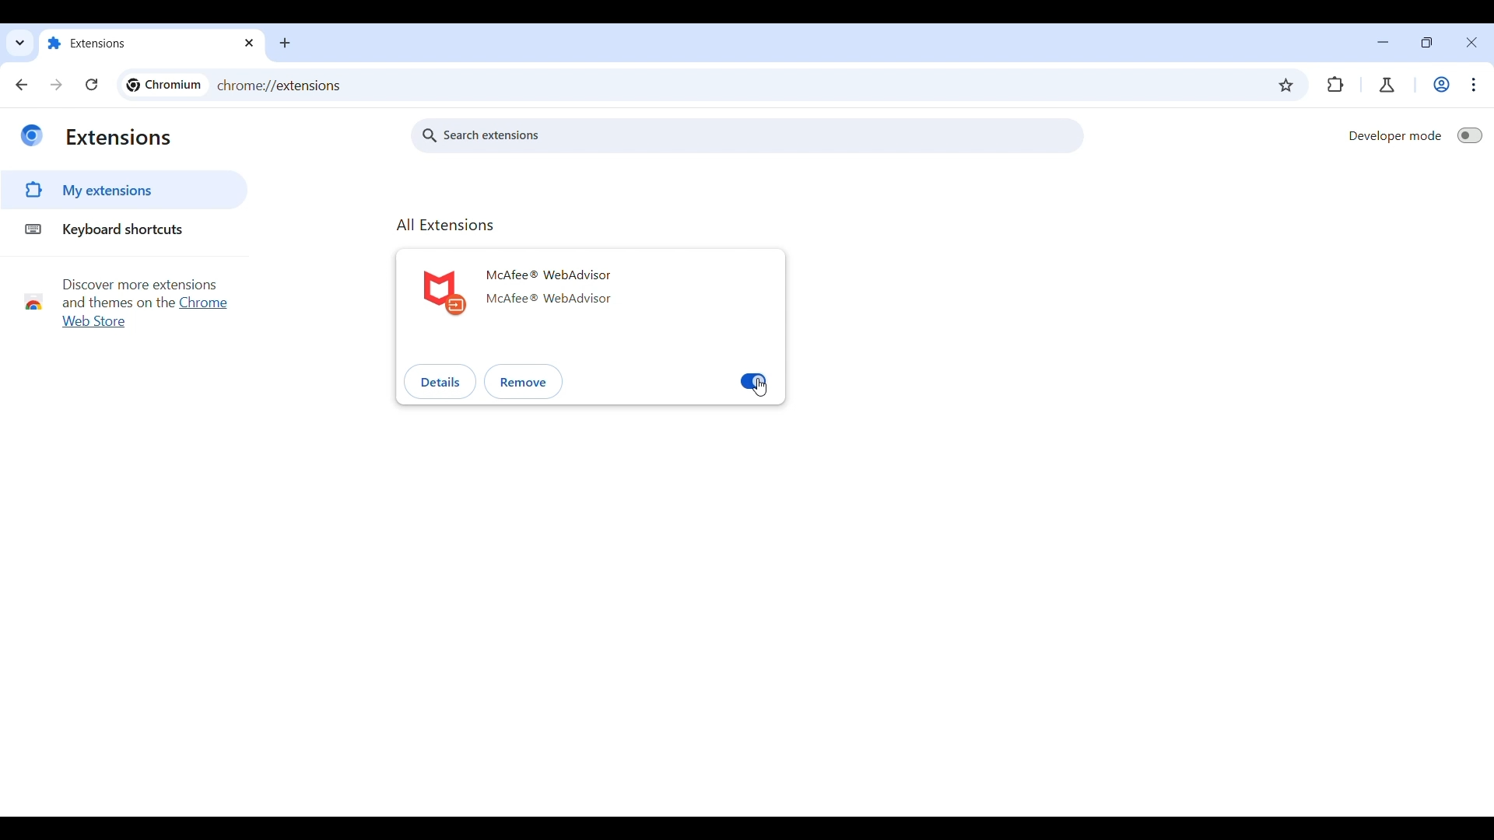  What do you see at coordinates (31, 135) in the screenshot?
I see `Logo of current site` at bounding box center [31, 135].